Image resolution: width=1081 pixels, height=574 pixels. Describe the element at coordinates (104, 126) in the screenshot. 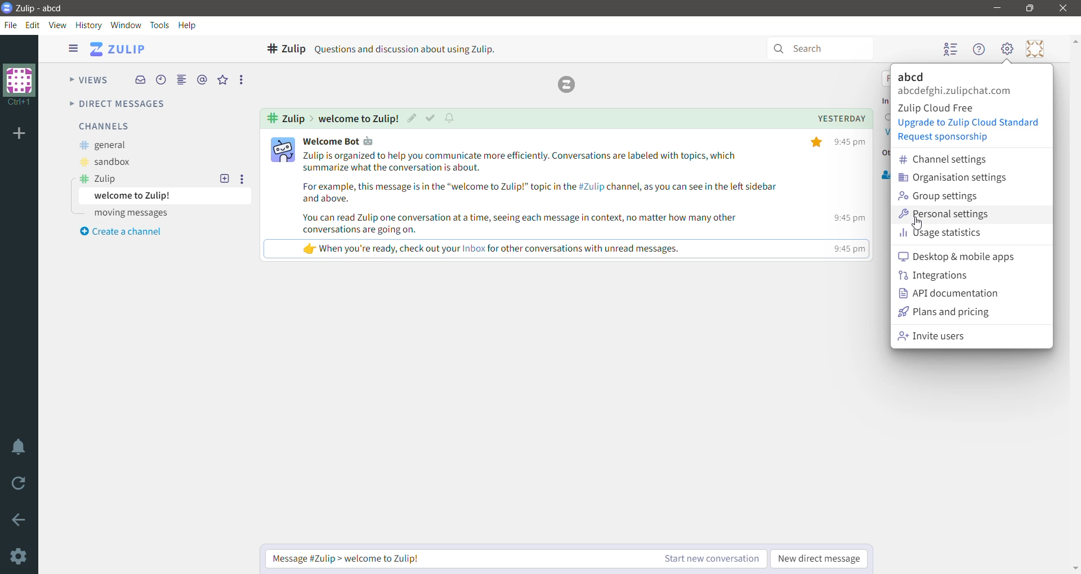

I see `Channels` at that location.